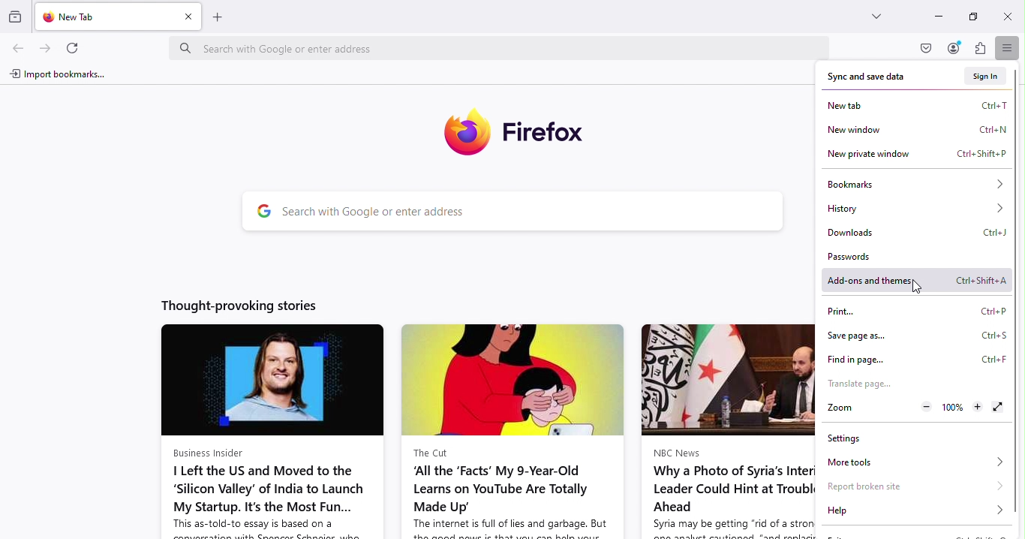 This screenshot has width=1025, height=539. Describe the element at coordinates (912, 362) in the screenshot. I see `Find in page` at that location.